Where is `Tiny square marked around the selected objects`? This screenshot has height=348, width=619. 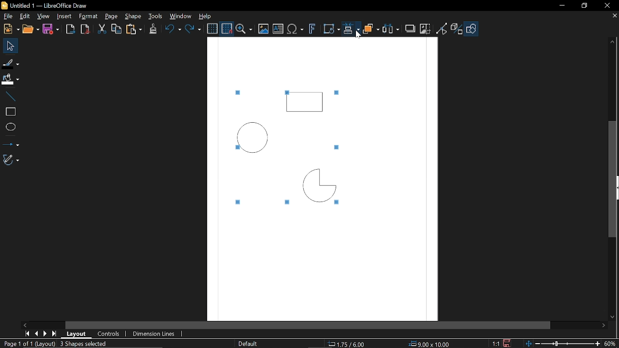 Tiny square marked around the selected objects is located at coordinates (283, 202).